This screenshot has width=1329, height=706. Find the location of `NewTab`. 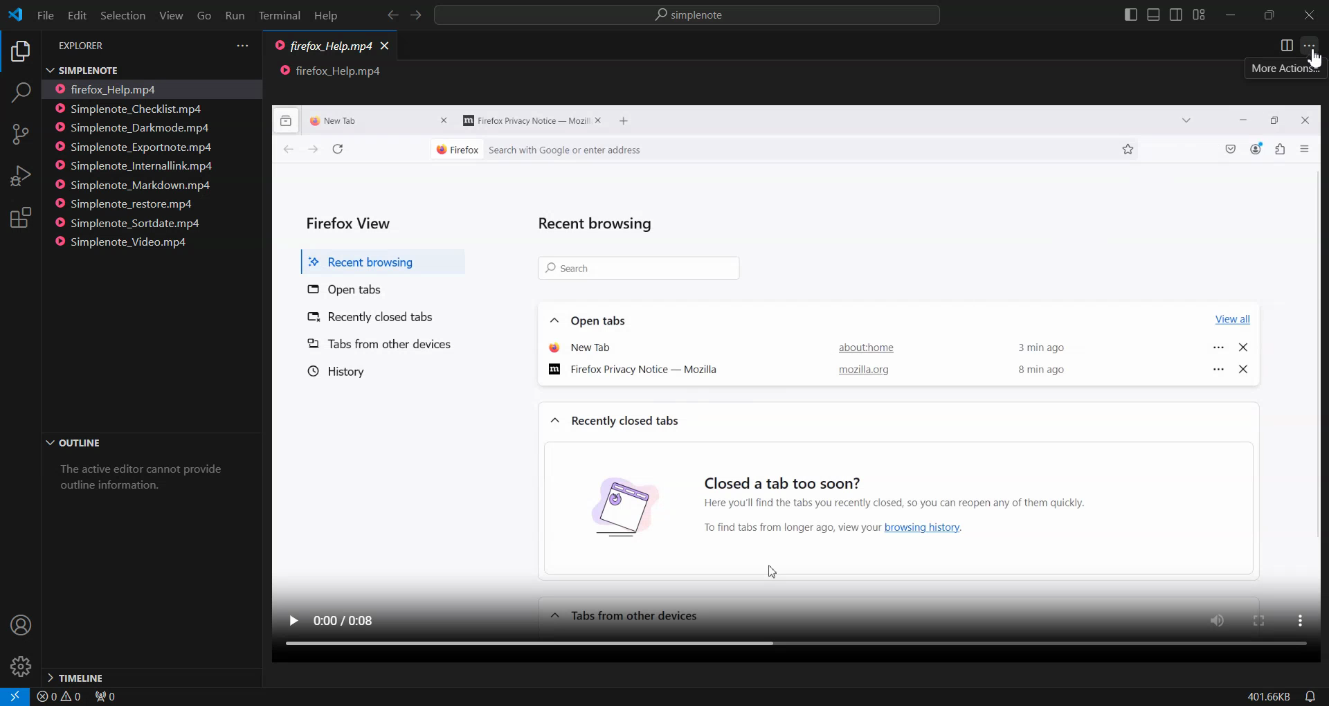

NewTab is located at coordinates (347, 120).